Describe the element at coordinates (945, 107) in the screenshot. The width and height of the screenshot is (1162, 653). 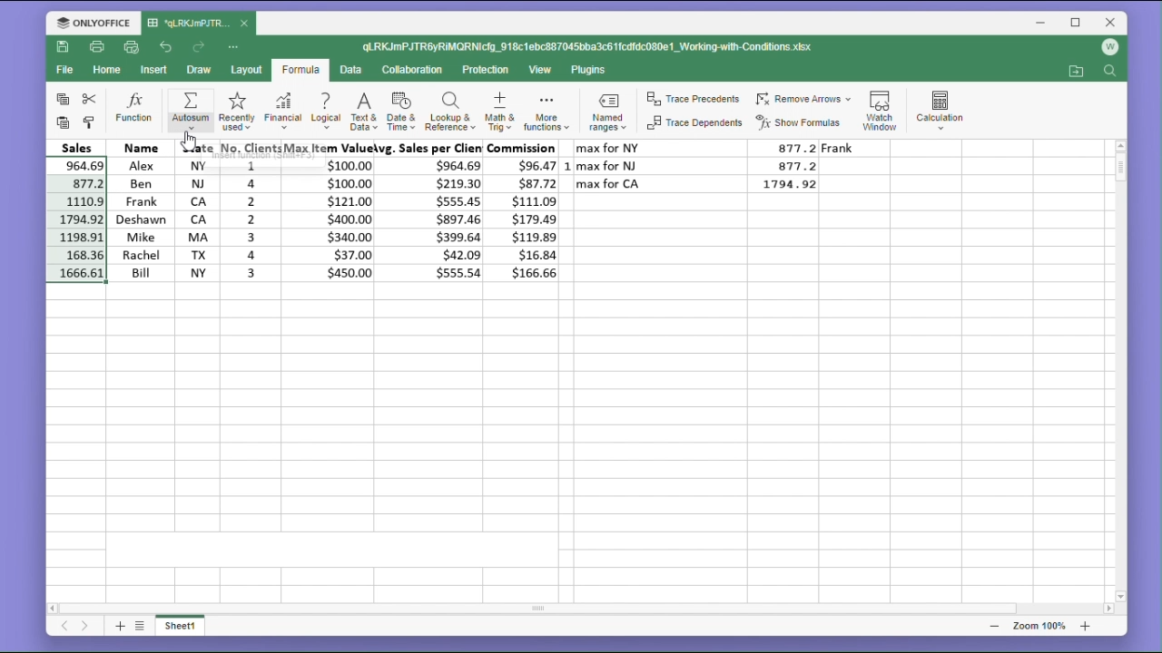
I see `calculation` at that location.